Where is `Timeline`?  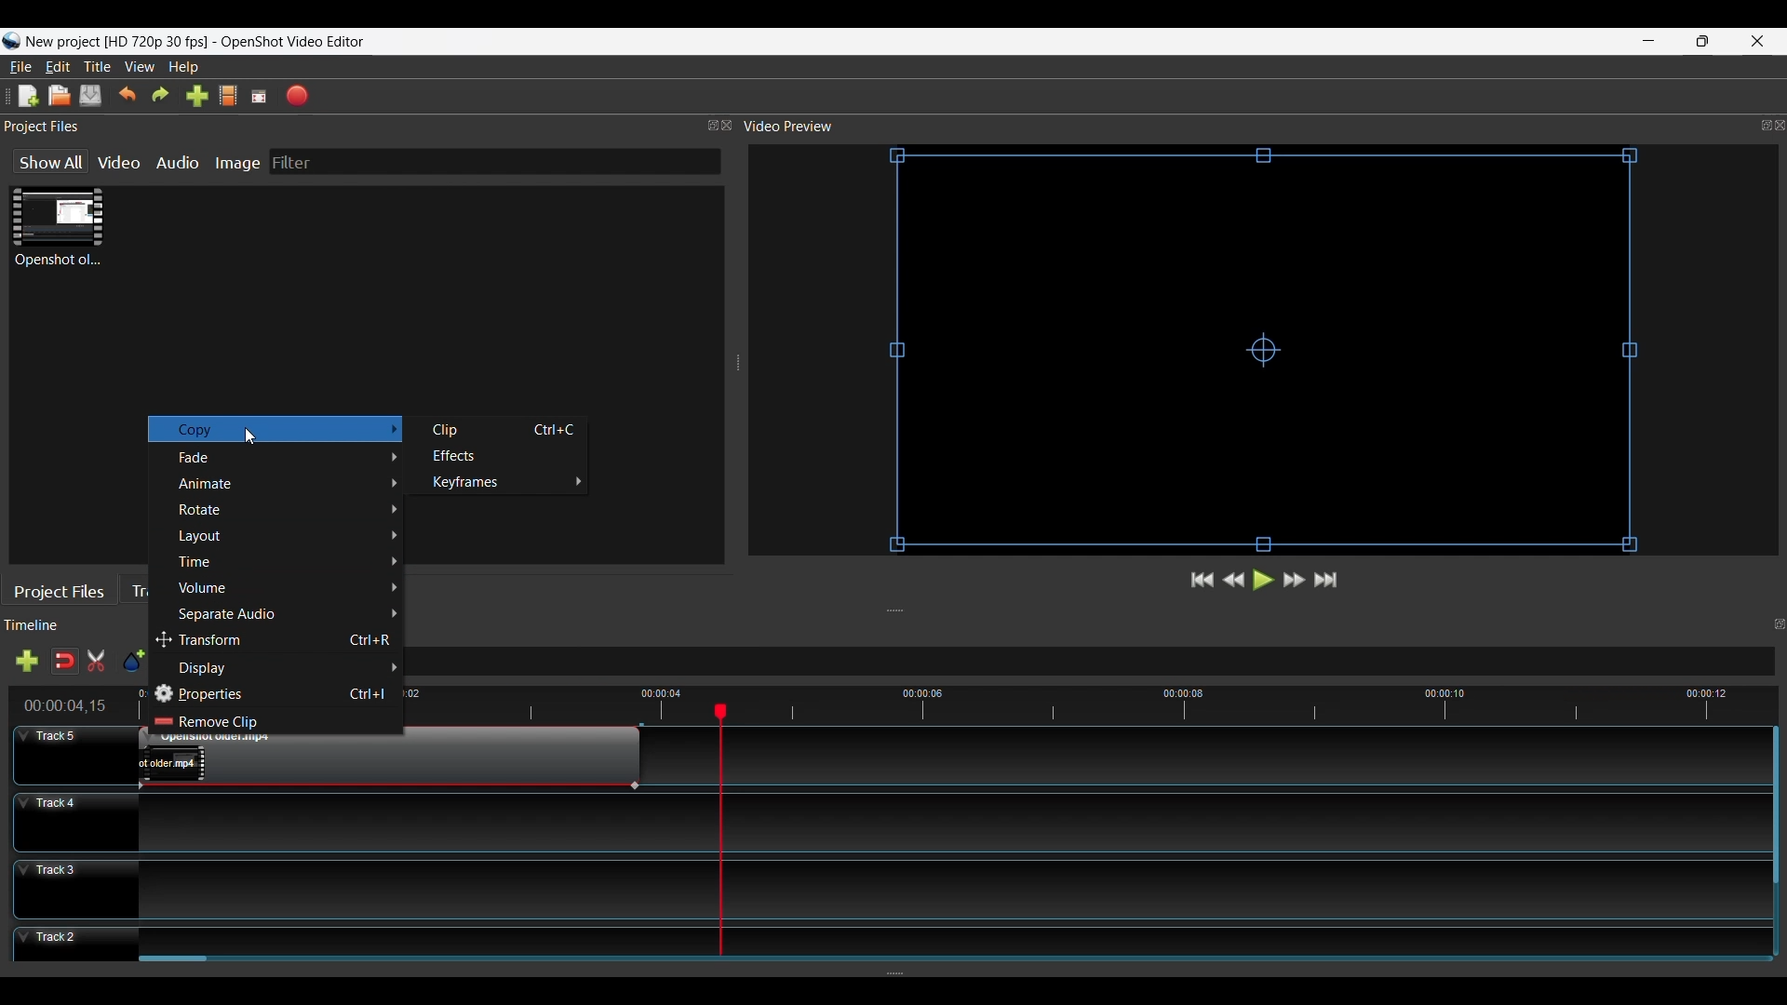 Timeline is located at coordinates (57, 626).